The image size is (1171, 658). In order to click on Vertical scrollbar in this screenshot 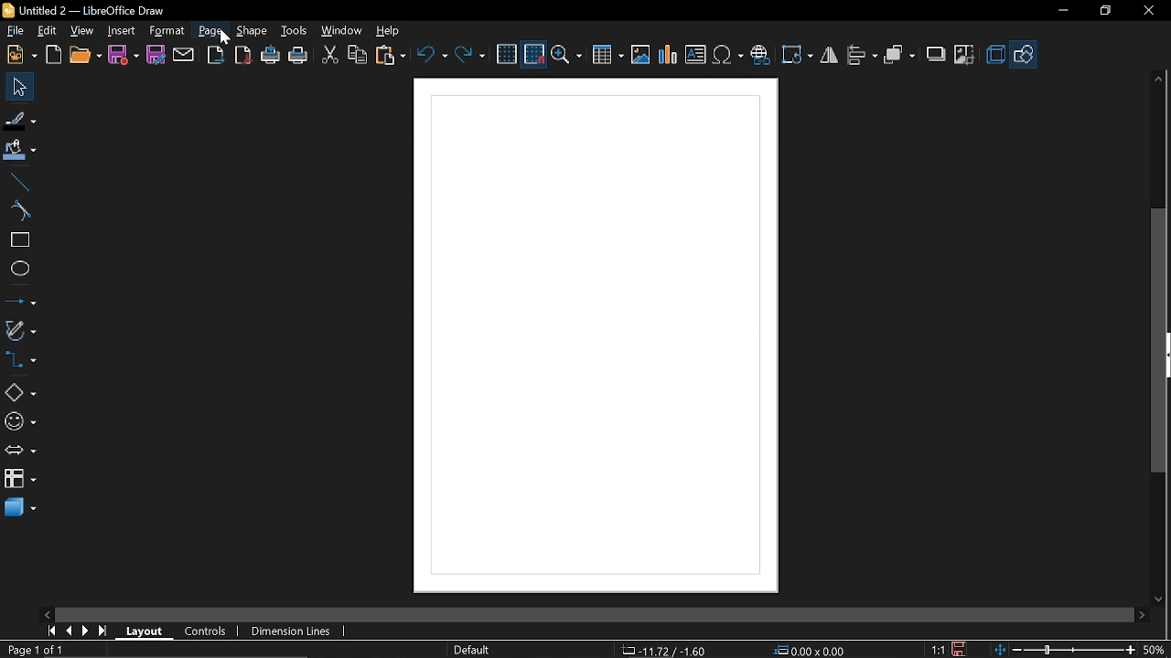, I will do `click(1163, 341)`.